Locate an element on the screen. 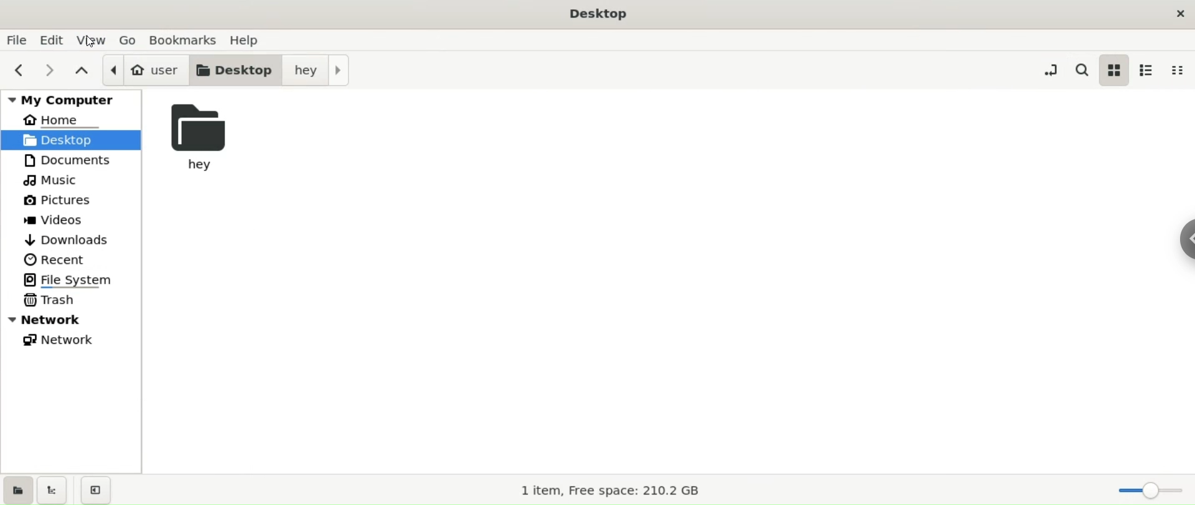 Image resolution: width=1195 pixels, height=505 pixels. hey is located at coordinates (318, 70).